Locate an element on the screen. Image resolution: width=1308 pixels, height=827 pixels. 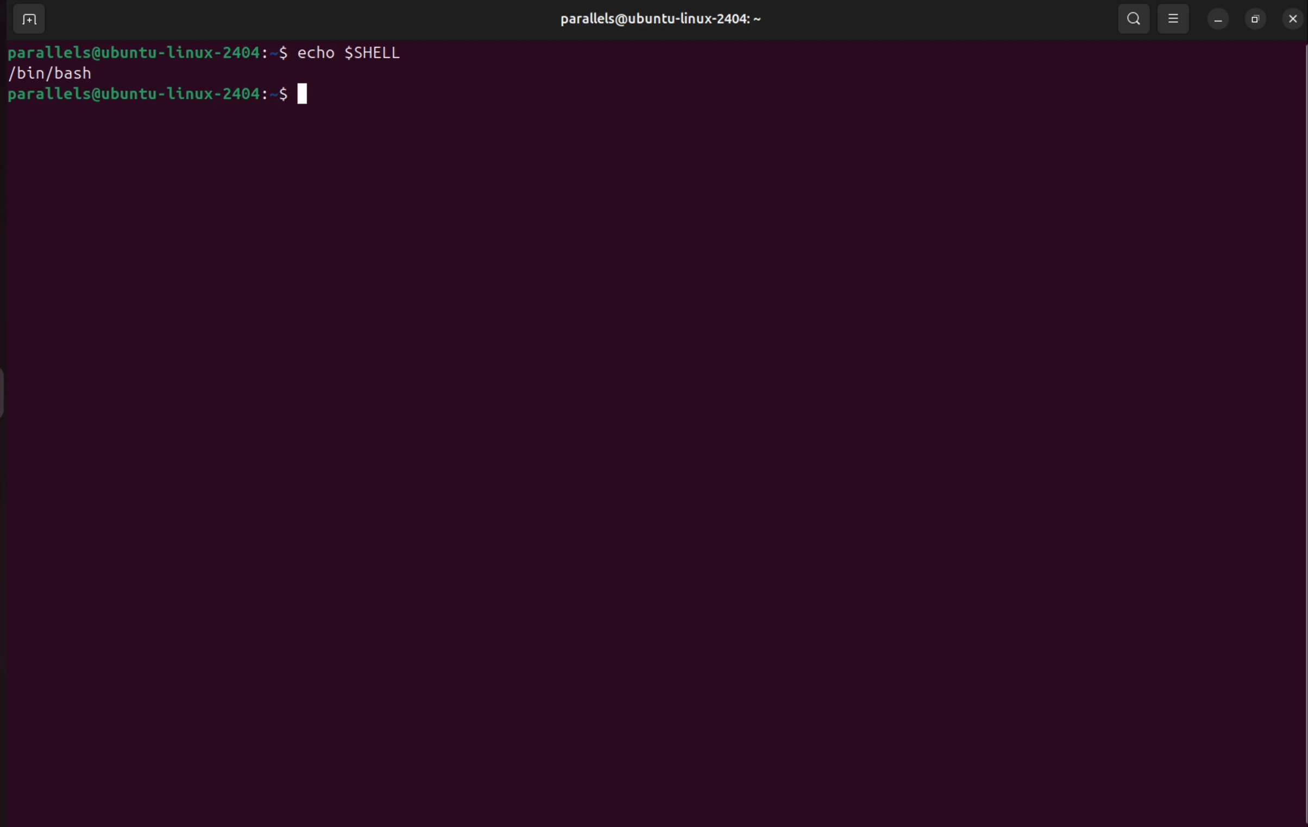
add treminal is located at coordinates (28, 21).